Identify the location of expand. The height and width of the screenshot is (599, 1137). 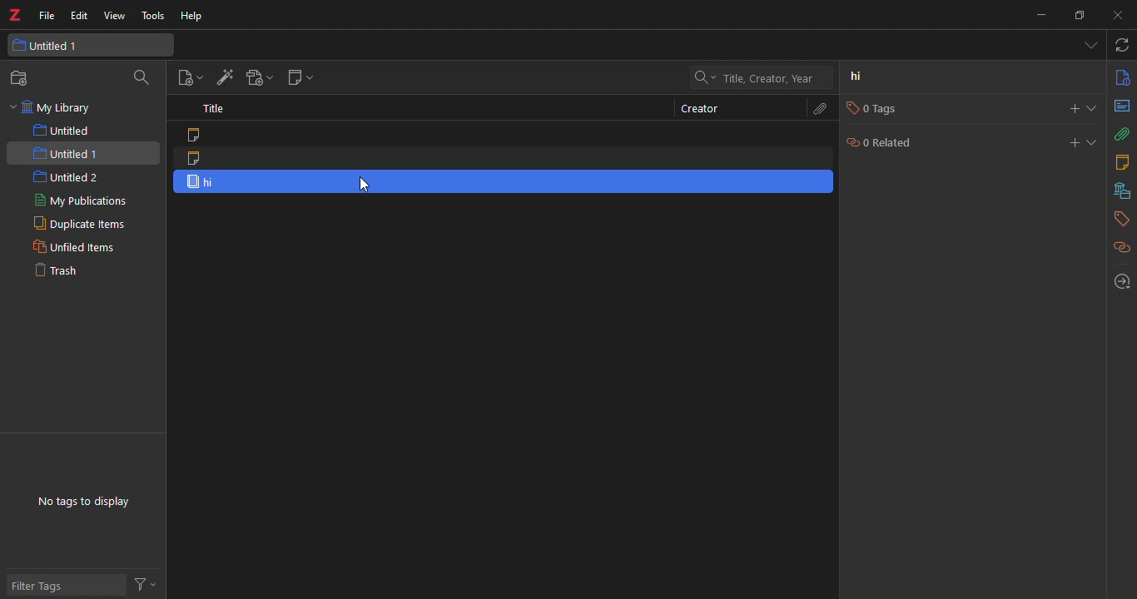
(1090, 108).